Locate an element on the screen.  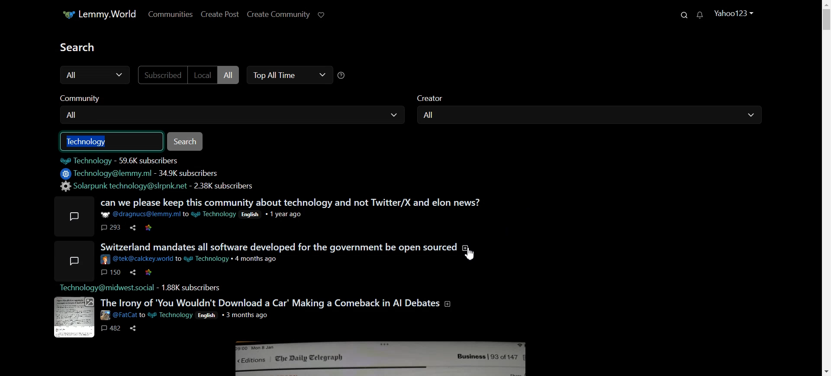
Technology@lemmy.ml - 34.9K subscribers is located at coordinates (140, 173).